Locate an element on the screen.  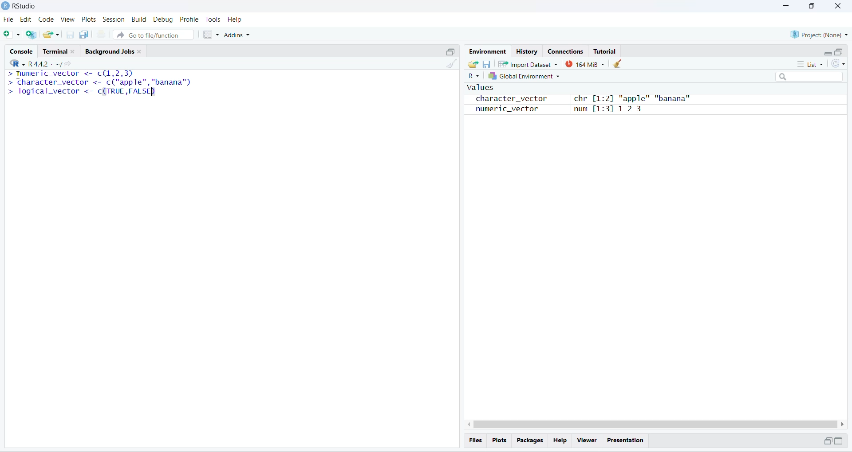
Help is located at coordinates (236, 19).